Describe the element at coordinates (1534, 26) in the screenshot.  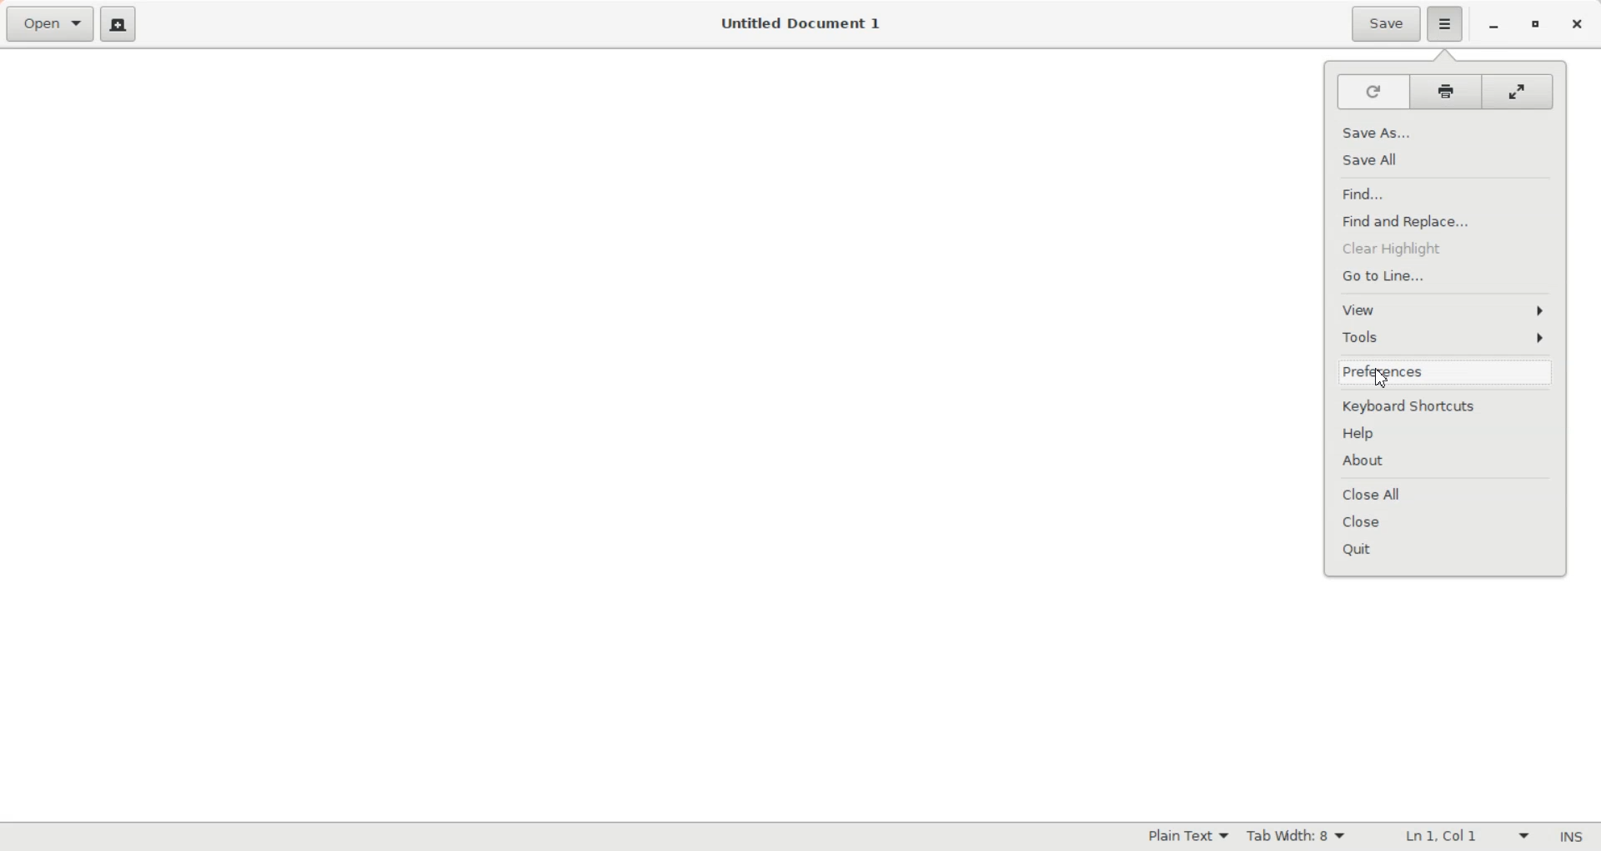
I see `Maximize` at that location.